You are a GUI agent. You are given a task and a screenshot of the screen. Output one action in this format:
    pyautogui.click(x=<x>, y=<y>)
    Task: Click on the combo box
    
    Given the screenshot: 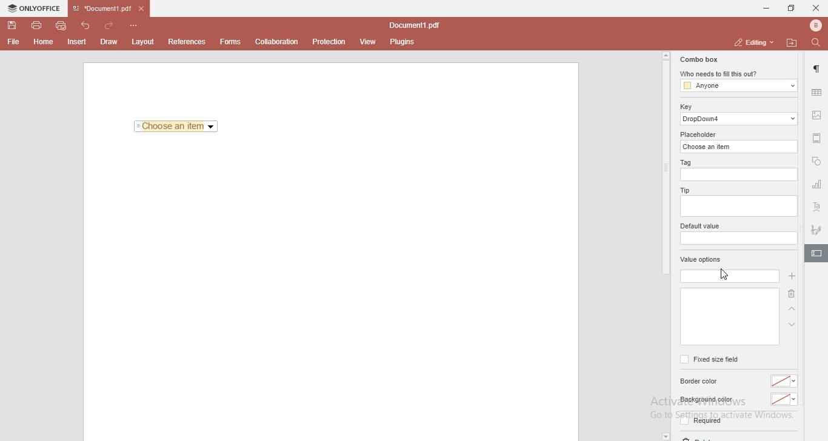 What is the action you would take?
    pyautogui.click(x=698, y=59)
    